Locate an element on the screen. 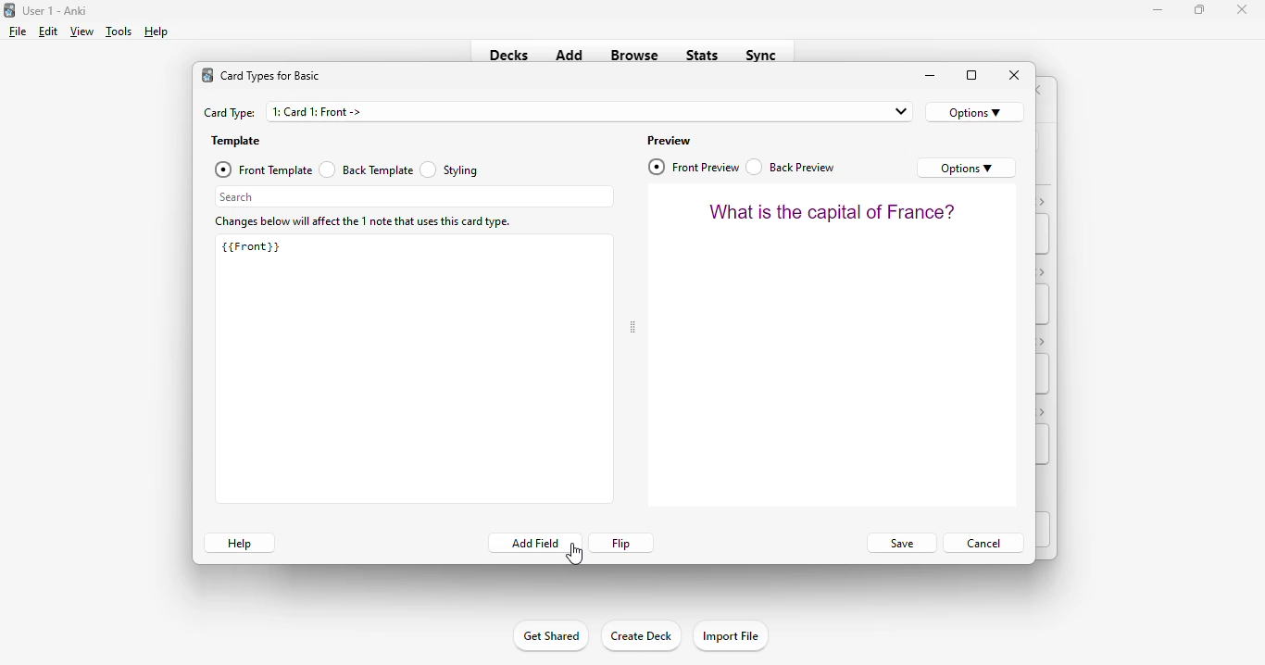 Image resolution: width=1265 pixels, height=665 pixels. logo is located at coordinates (207, 75).